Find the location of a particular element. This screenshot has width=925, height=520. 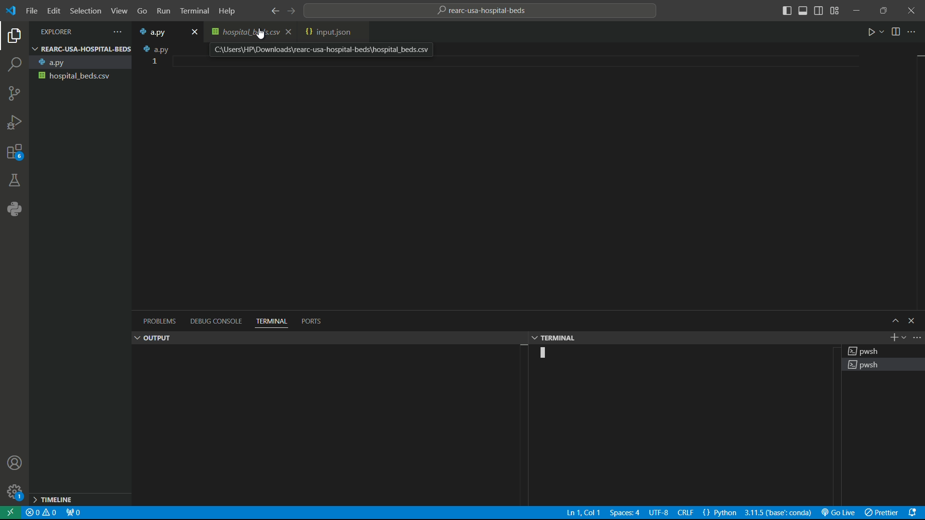

debug console tab is located at coordinates (213, 322).